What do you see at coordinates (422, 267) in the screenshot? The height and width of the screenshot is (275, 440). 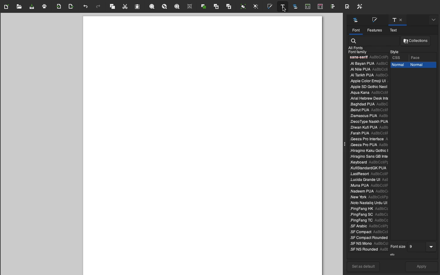 I see `Apply` at bounding box center [422, 267].